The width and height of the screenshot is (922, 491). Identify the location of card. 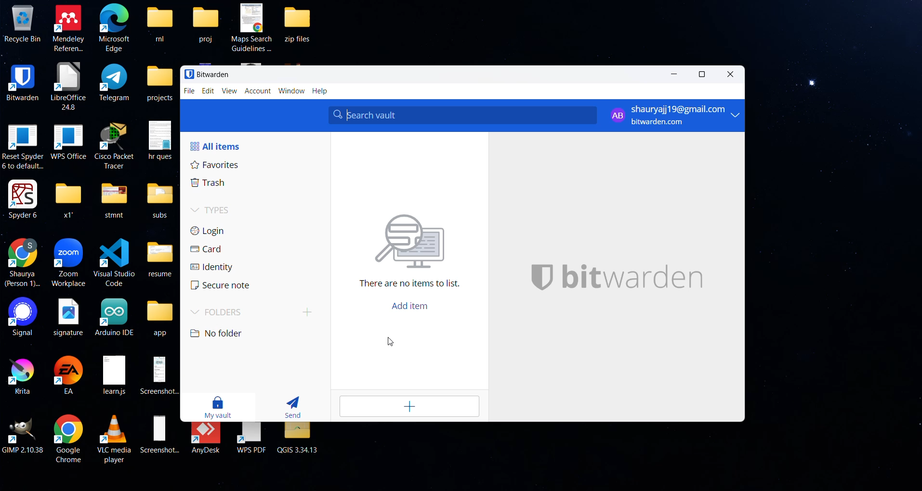
(223, 250).